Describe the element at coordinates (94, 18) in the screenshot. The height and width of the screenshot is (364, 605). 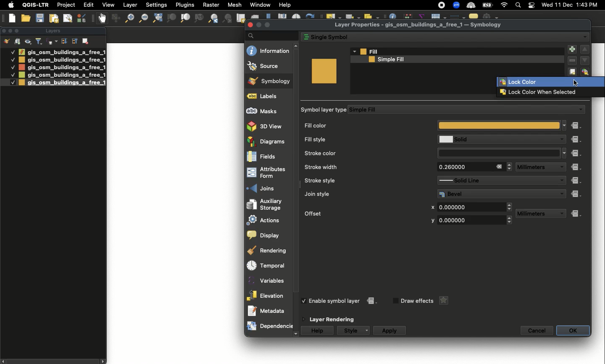
I see `` at that location.